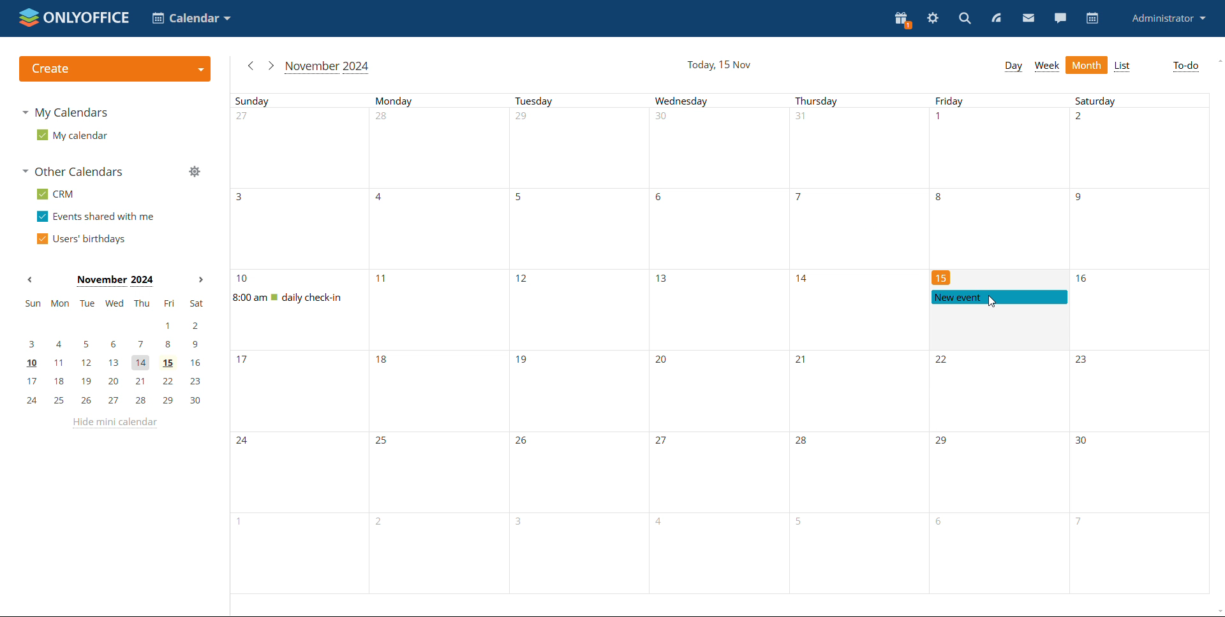 This screenshot has width=1225, height=617. Describe the element at coordinates (117, 345) in the screenshot. I see `3, 4, 5, 6, 7, 8, 9` at that location.